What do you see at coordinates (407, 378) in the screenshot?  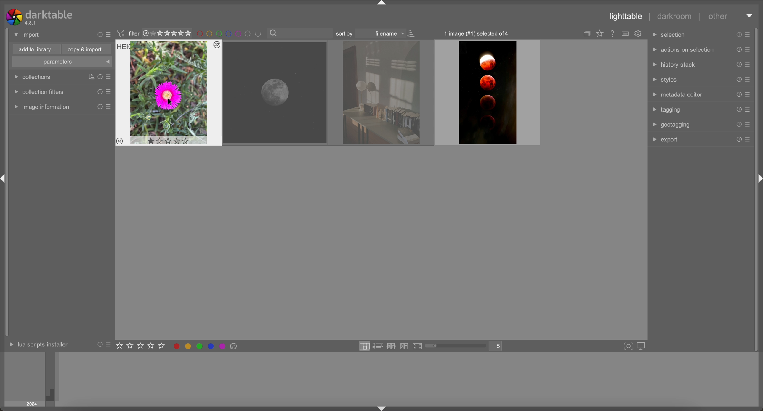 I see `preview` at bounding box center [407, 378].